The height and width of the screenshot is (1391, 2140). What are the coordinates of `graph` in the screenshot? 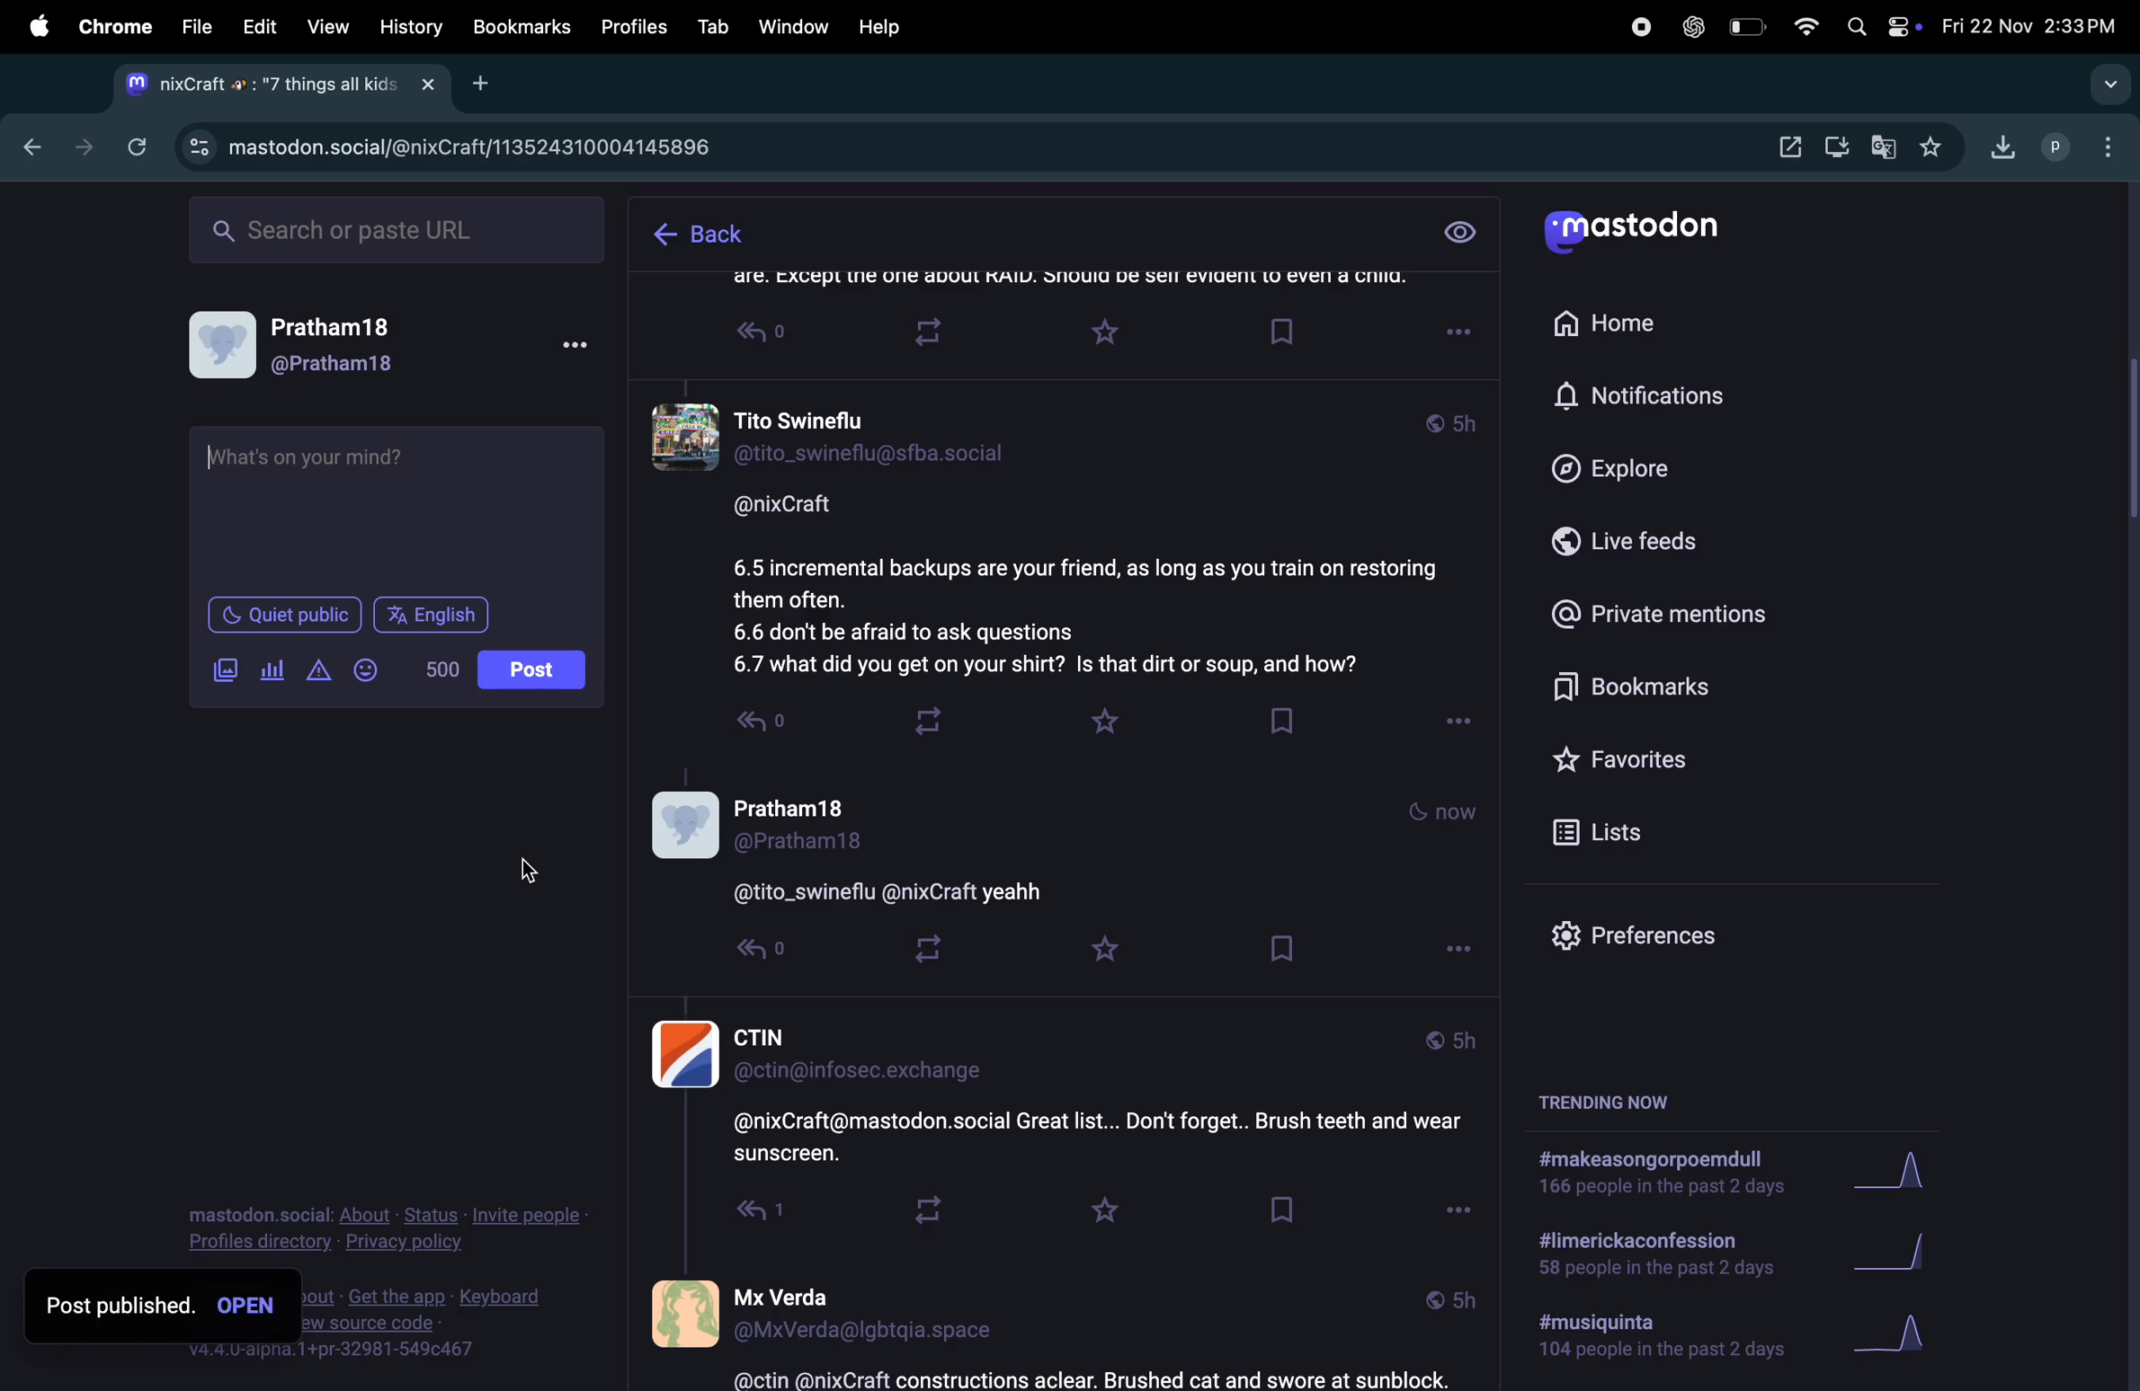 It's located at (1895, 1173).